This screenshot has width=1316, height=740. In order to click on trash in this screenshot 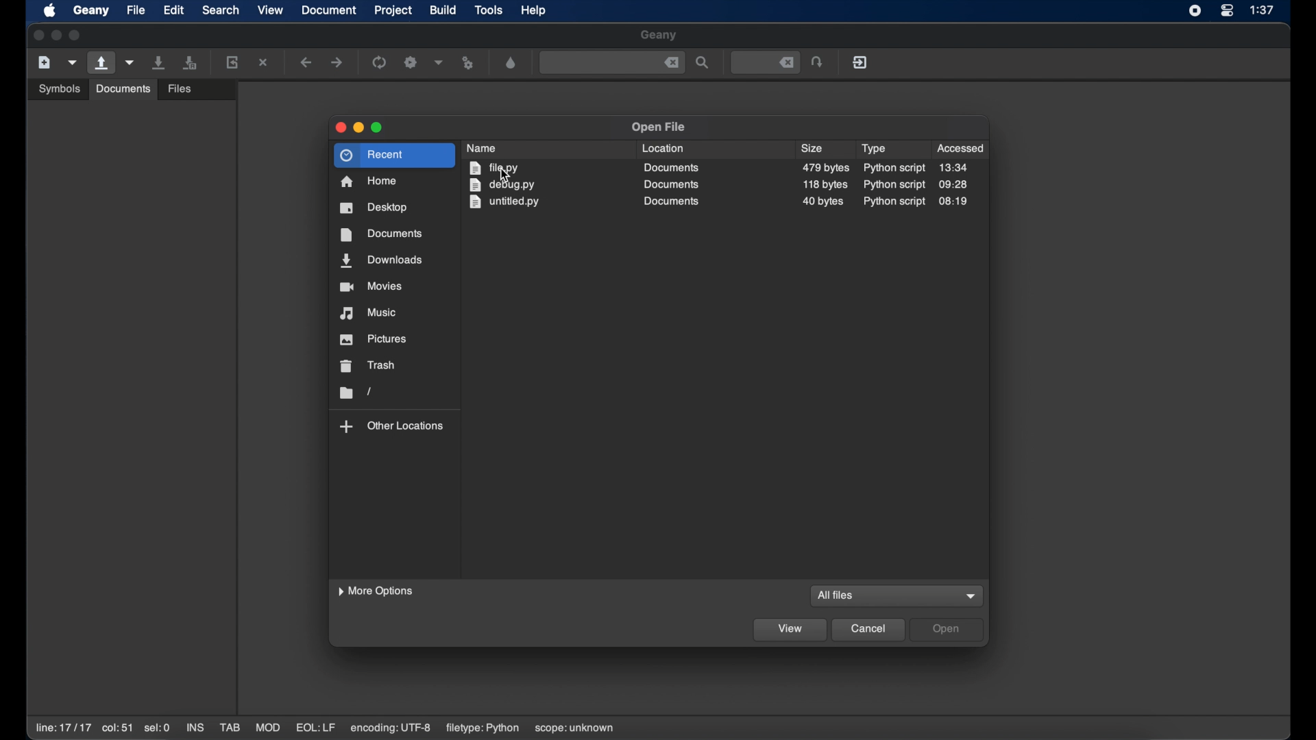, I will do `click(369, 366)`.